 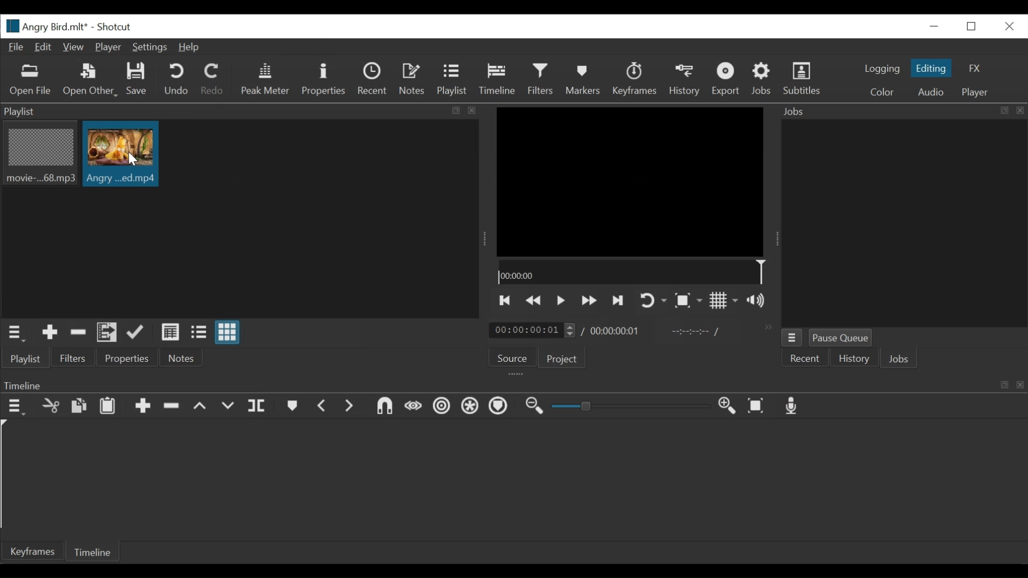 What do you see at coordinates (442, 408) in the screenshot?
I see `Ripple` at bounding box center [442, 408].